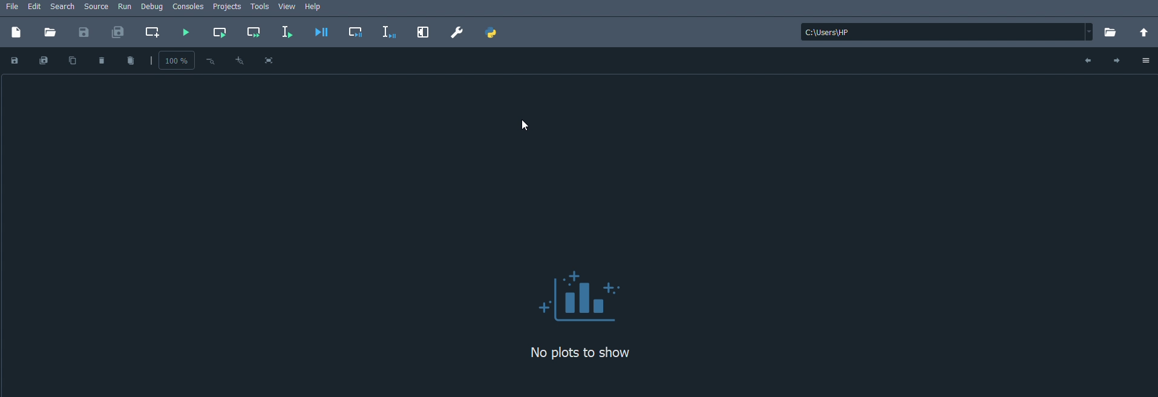 The width and height of the screenshot is (1158, 397). Describe the element at coordinates (260, 7) in the screenshot. I see `Tools` at that location.